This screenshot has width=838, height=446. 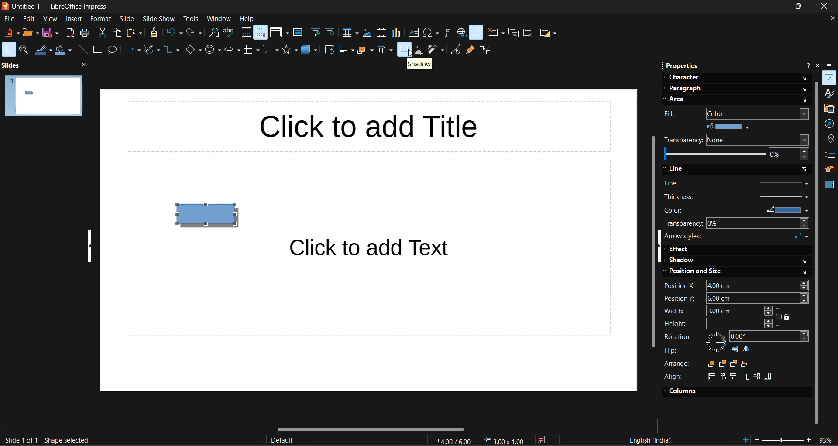 I want to click on master slides, so click(x=829, y=186).